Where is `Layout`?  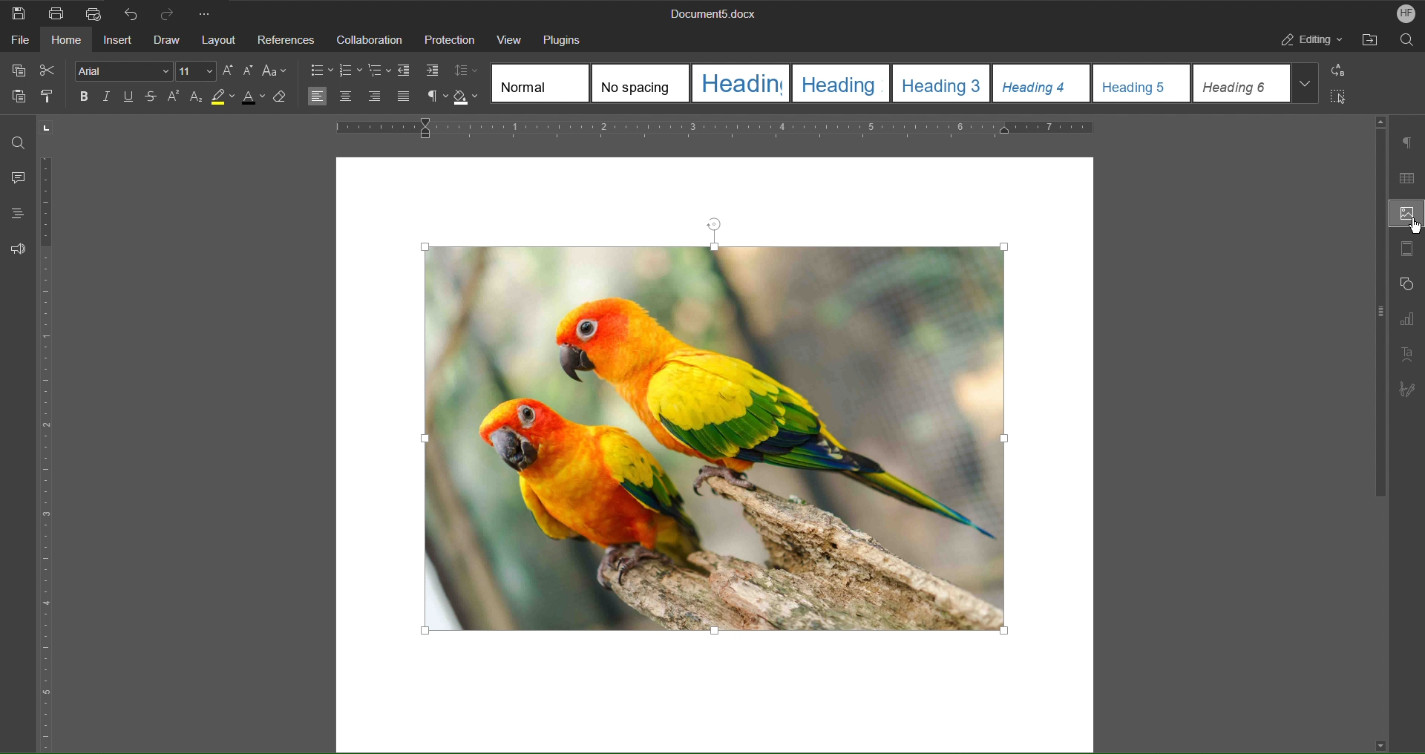
Layout is located at coordinates (220, 40).